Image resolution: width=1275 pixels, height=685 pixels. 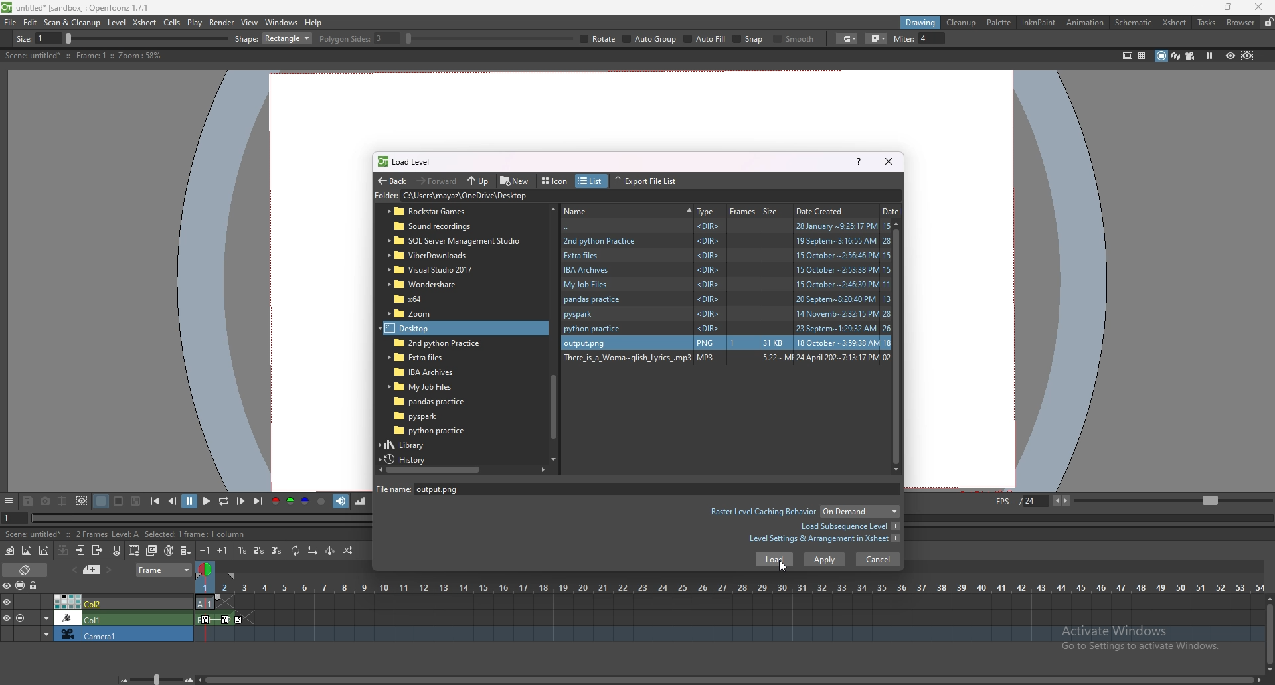 What do you see at coordinates (321, 502) in the screenshot?
I see `alpha channel` at bounding box center [321, 502].